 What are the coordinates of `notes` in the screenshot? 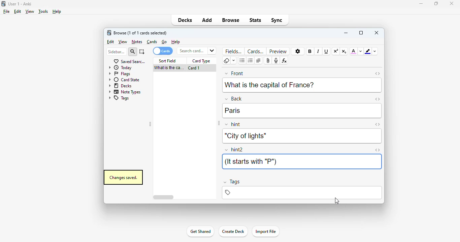 It's located at (137, 42).